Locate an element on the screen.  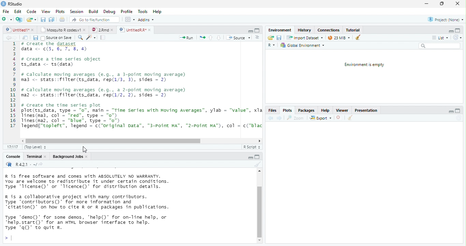
Files is located at coordinates (272, 111).